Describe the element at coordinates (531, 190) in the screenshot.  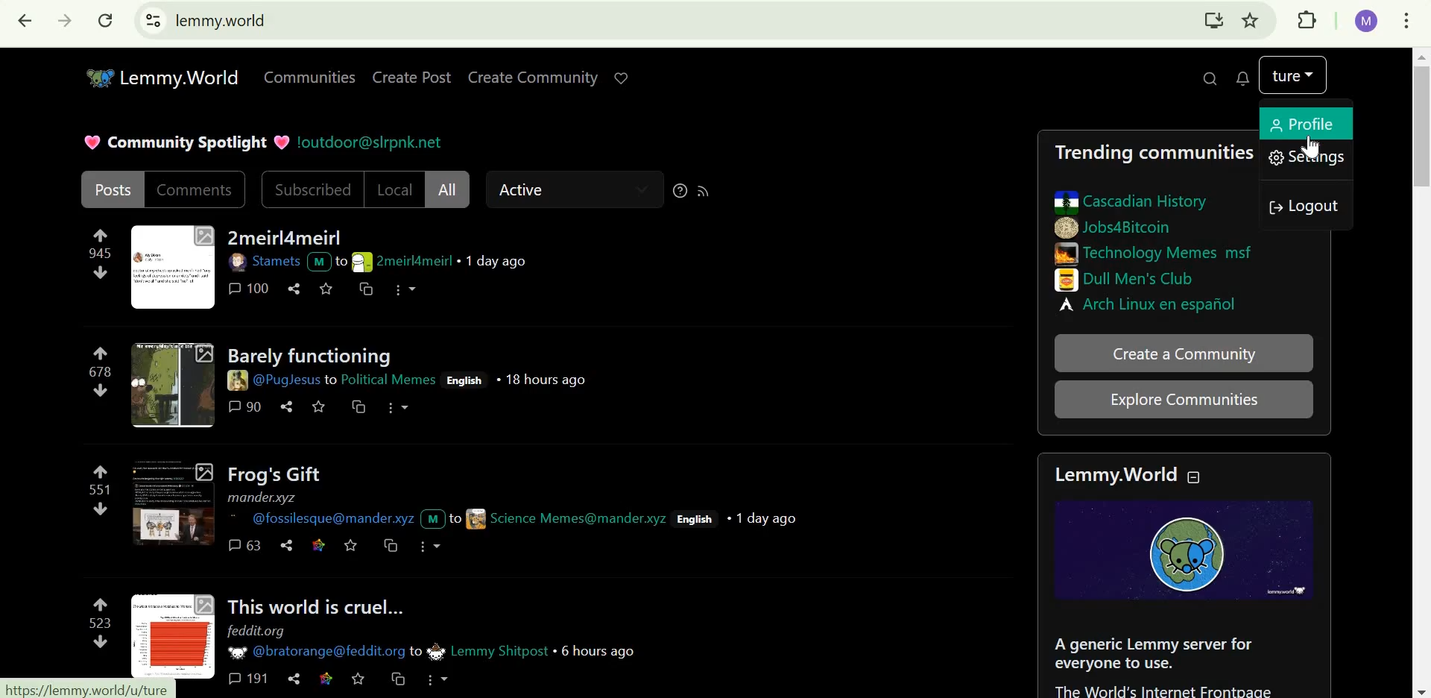
I see `Active` at that location.